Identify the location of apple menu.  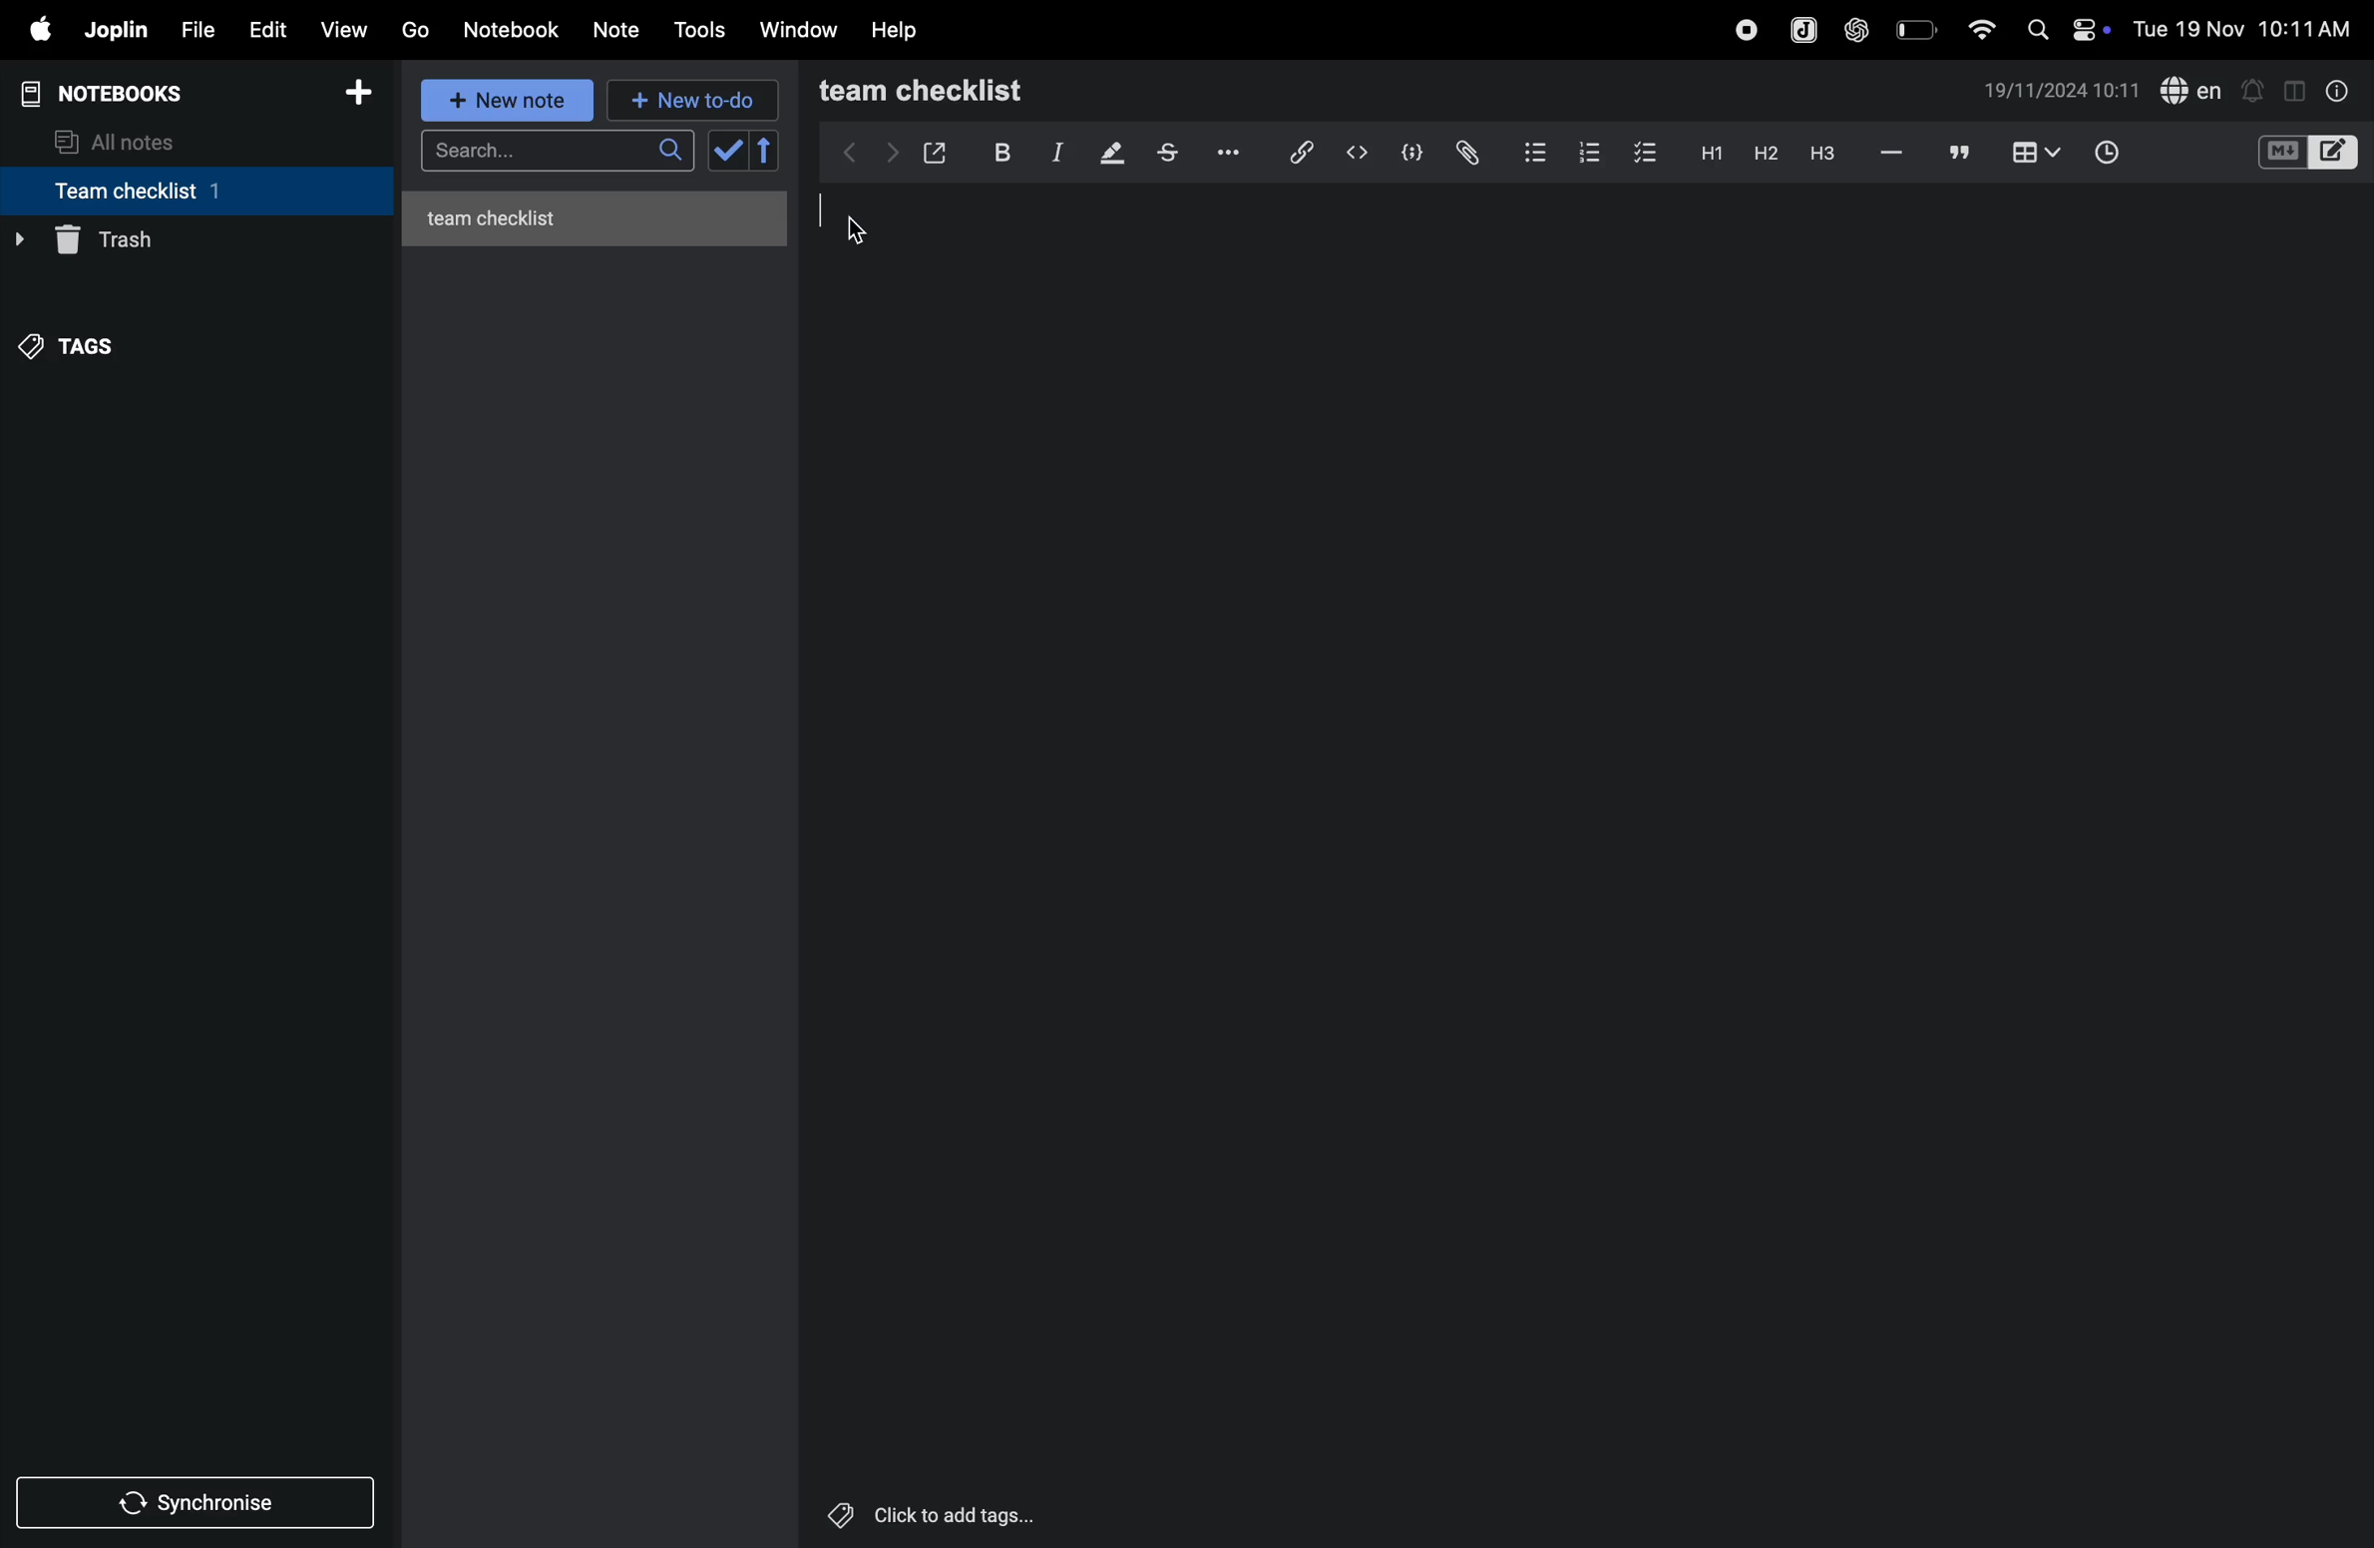
(39, 31).